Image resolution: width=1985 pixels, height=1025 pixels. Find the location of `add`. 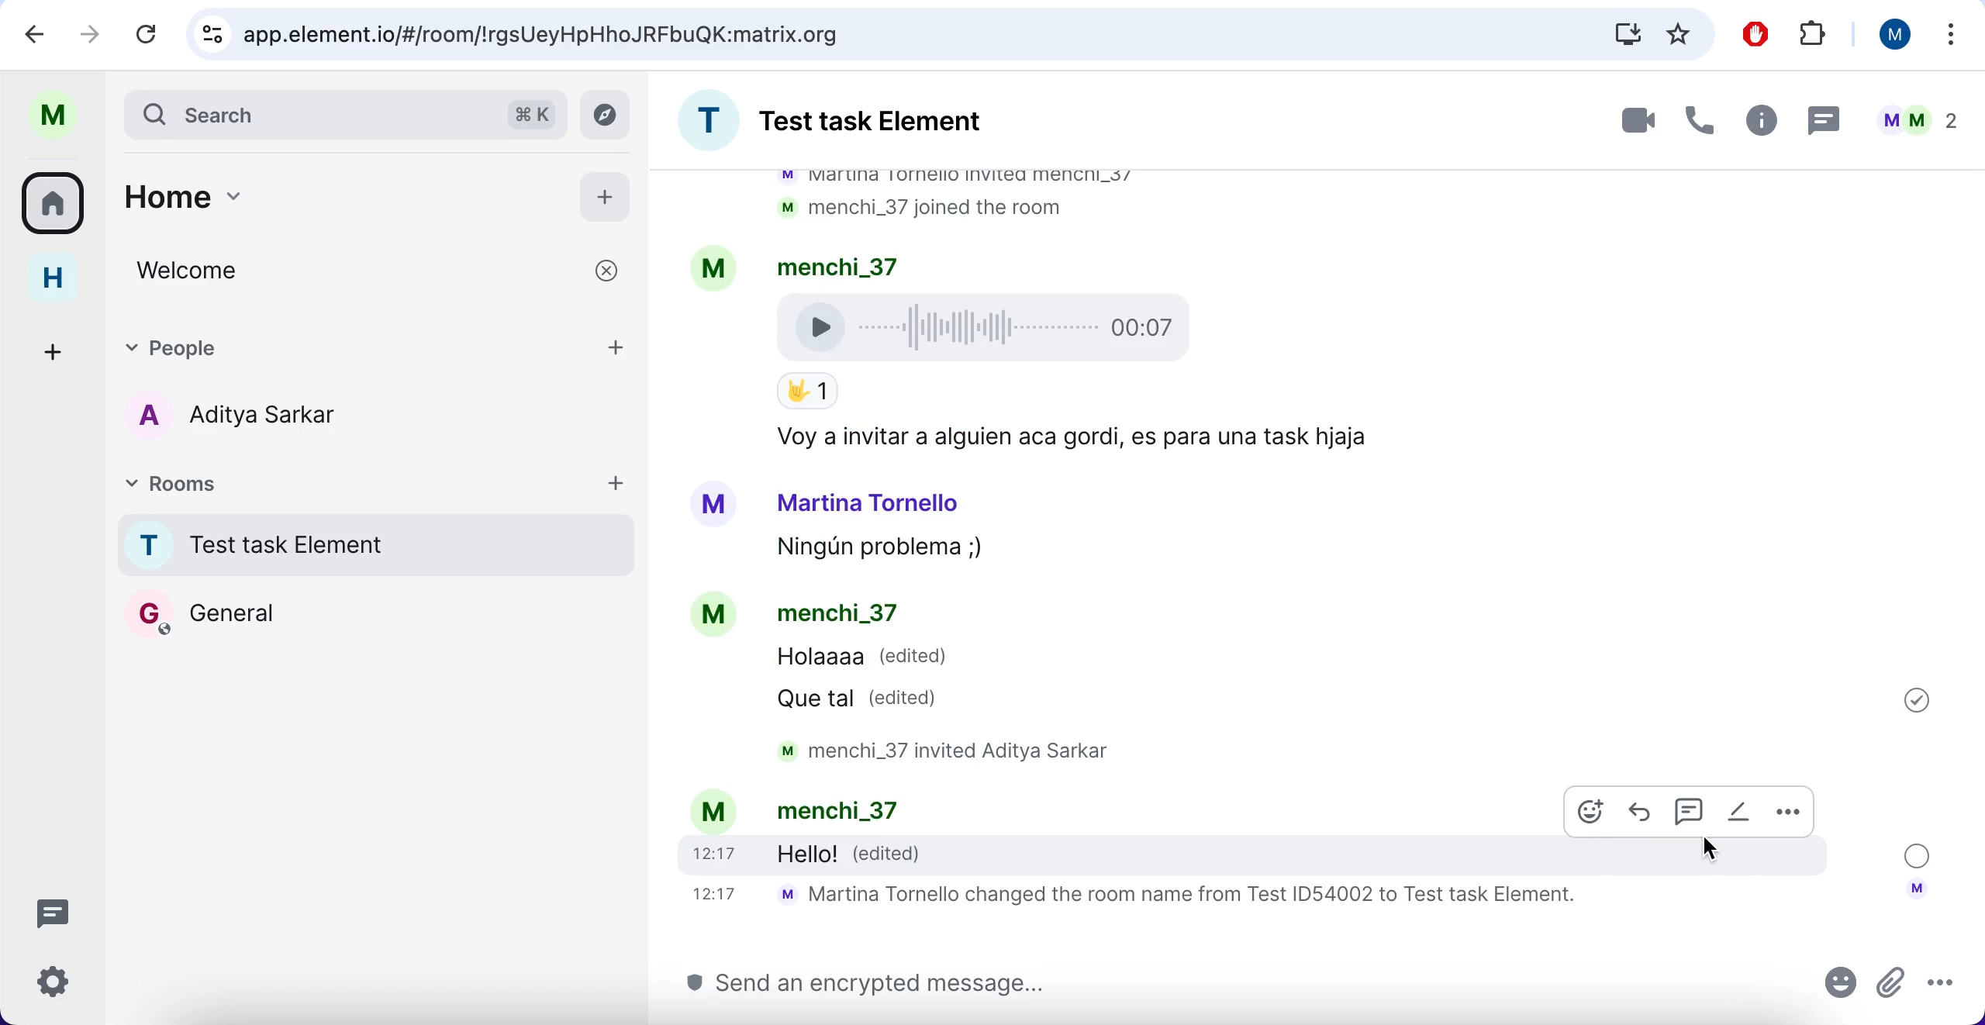

add is located at coordinates (606, 198).